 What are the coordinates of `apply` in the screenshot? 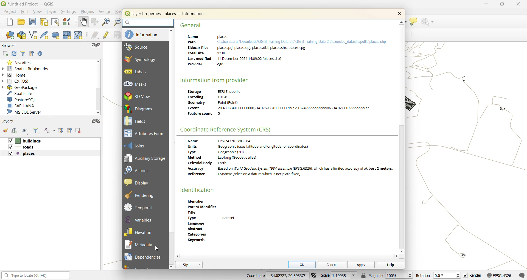 It's located at (361, 264).